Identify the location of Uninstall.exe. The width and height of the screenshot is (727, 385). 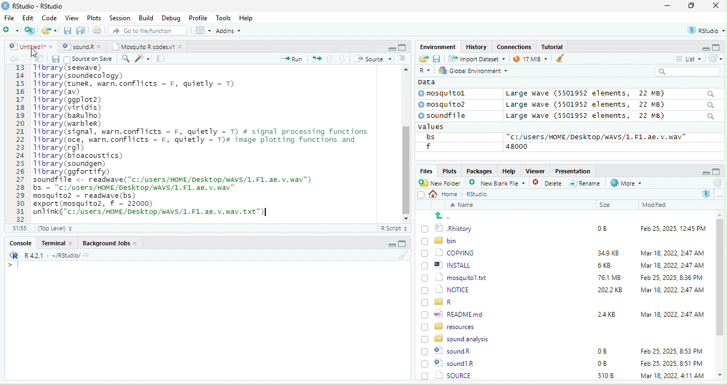
(453, 375).